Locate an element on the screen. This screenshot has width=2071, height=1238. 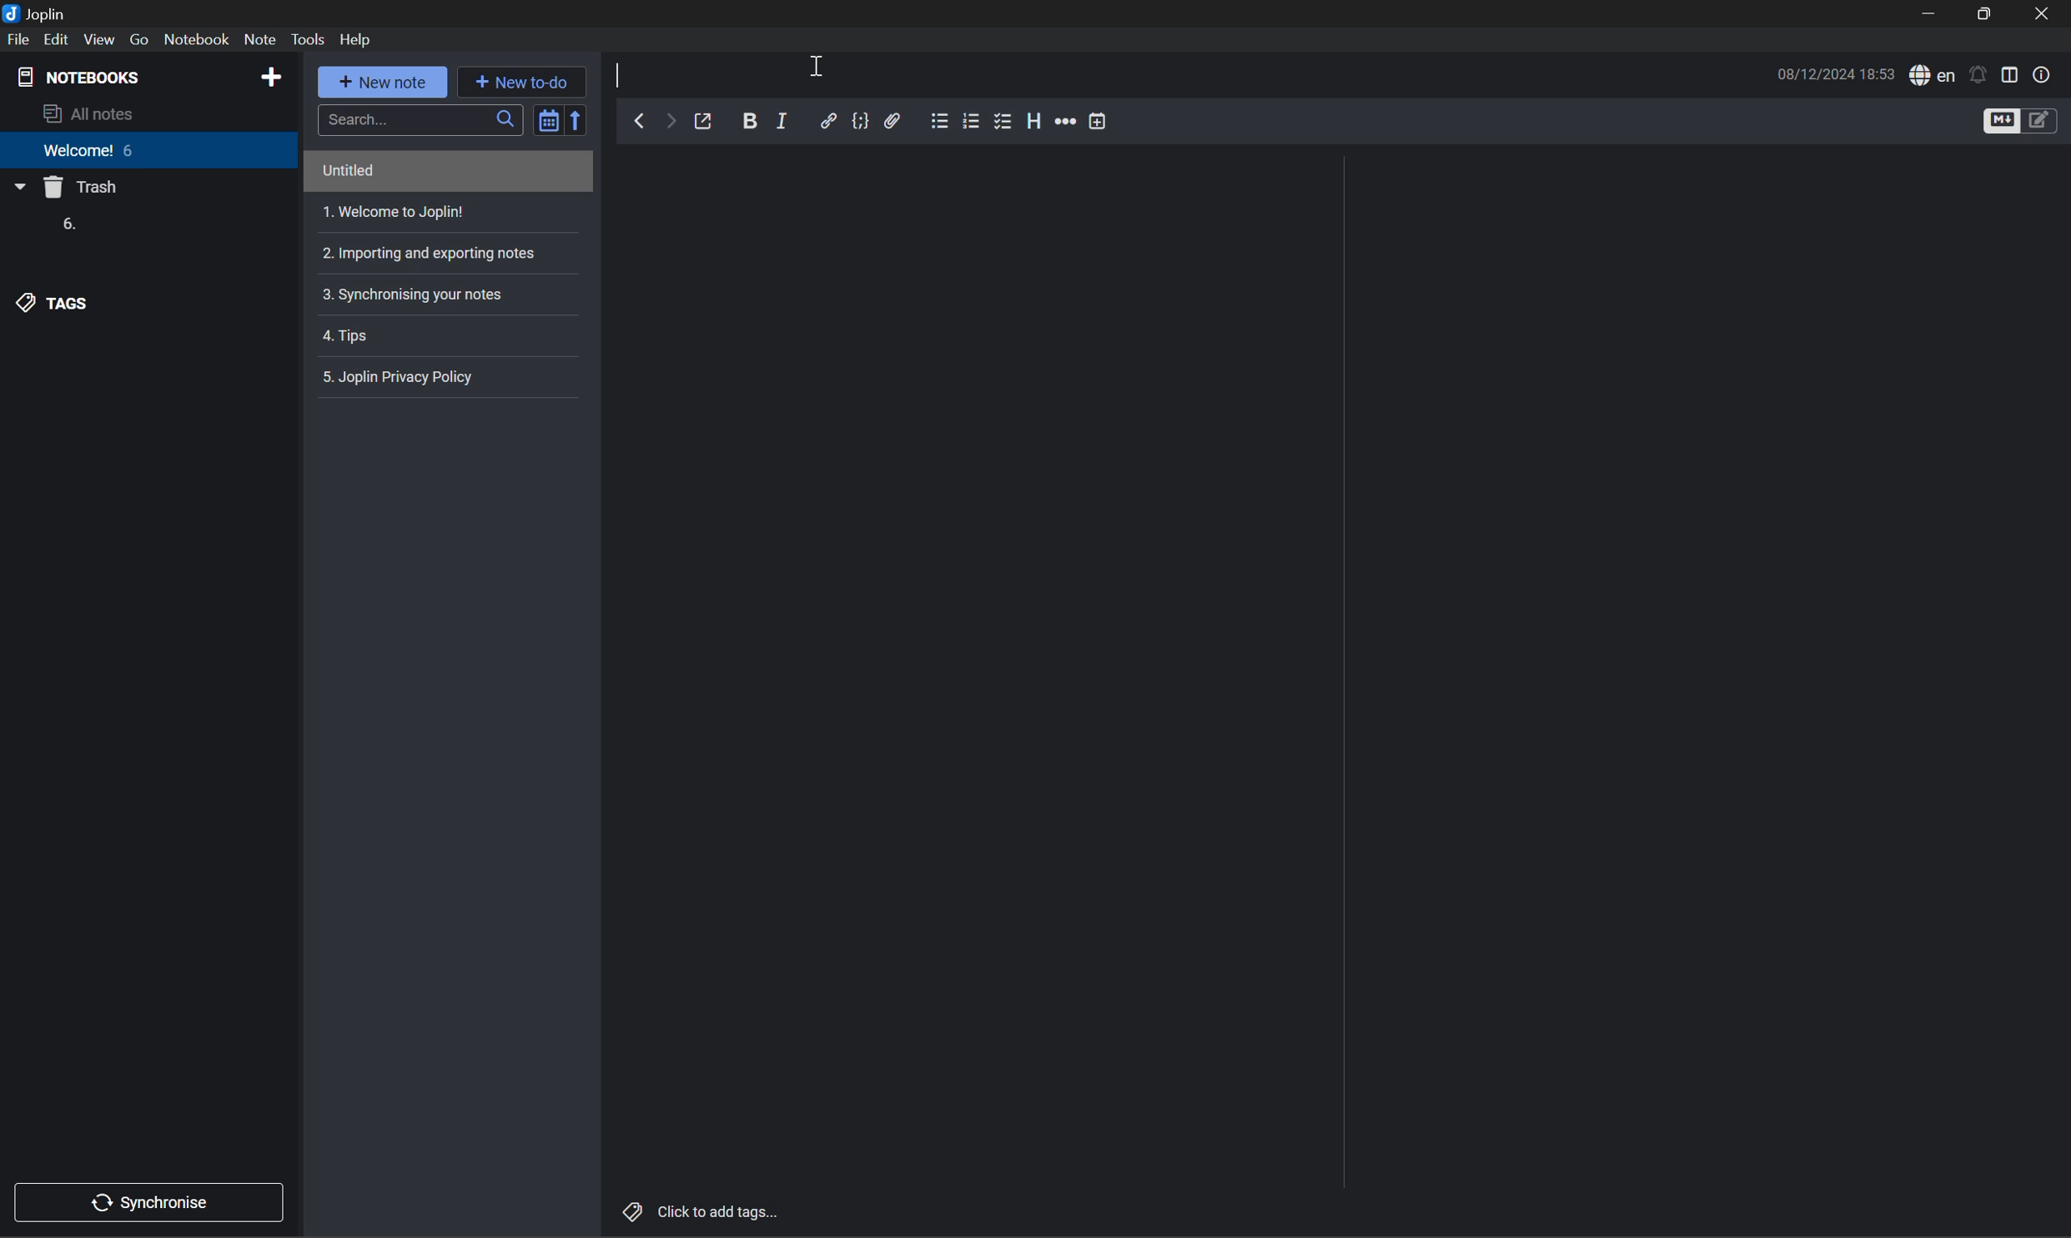
Close is located at coordinates (2044, 16).